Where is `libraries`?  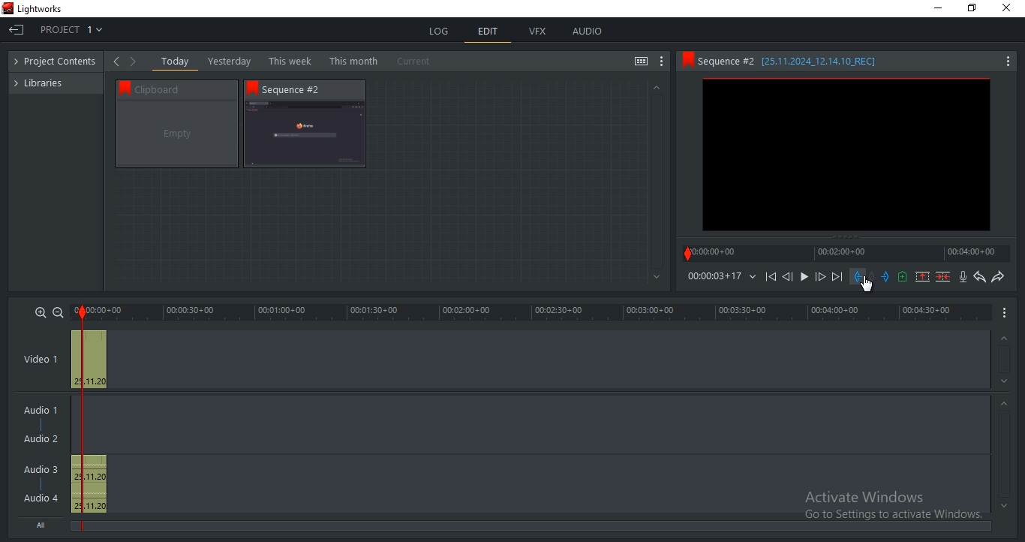
libraries is located at coordinates (46, 82).